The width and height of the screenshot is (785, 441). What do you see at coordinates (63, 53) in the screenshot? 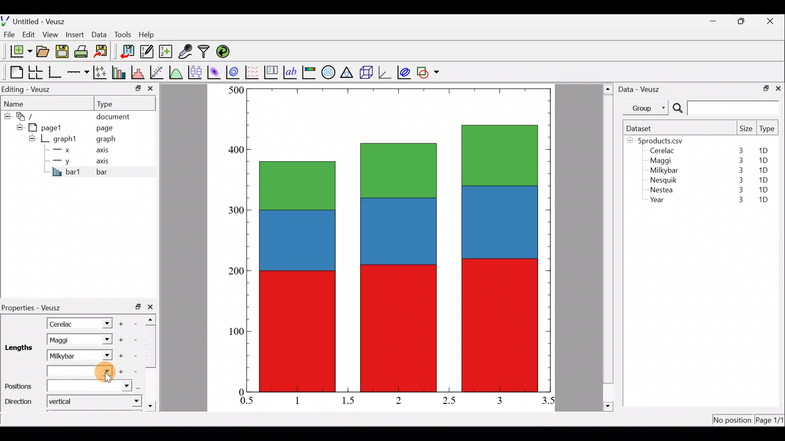
I see `Save the document` at bounding box center [63, 53].